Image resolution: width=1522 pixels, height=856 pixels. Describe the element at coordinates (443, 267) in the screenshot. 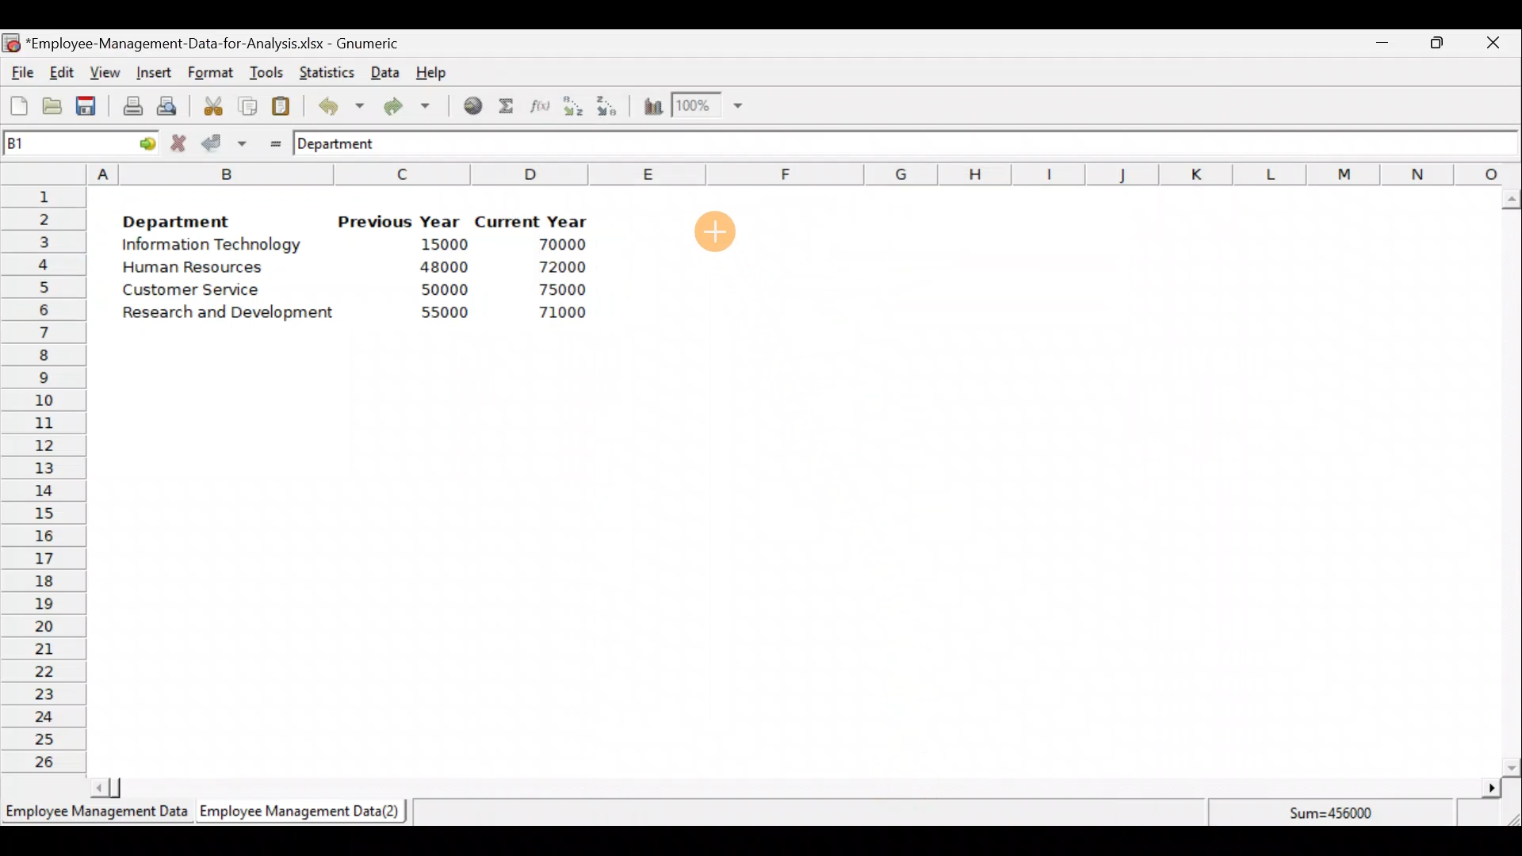

I see `48000` at that location.